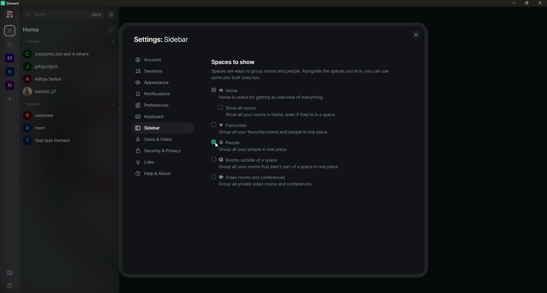  I want to click on new, so click(9, 84).